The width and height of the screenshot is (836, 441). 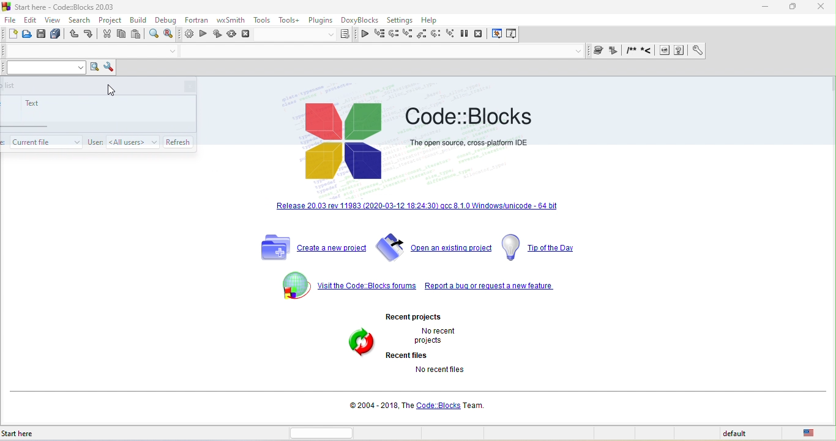 What do you see at coordinates (54, 20) in the screenshot?
I see `view` at bounding box center [54, 20].